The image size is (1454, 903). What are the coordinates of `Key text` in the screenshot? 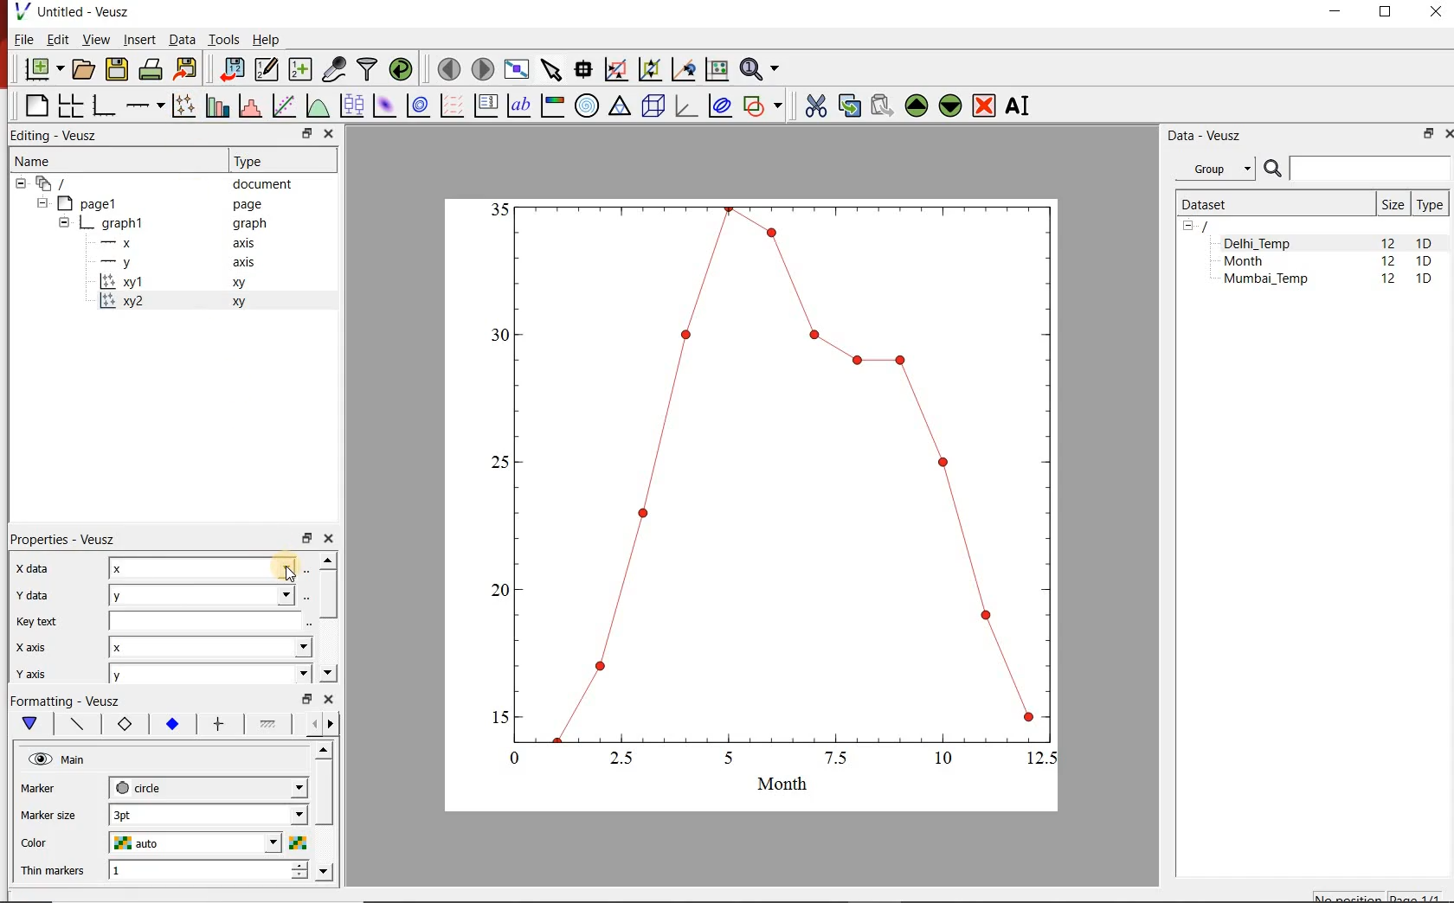 It's located at (35, 623).